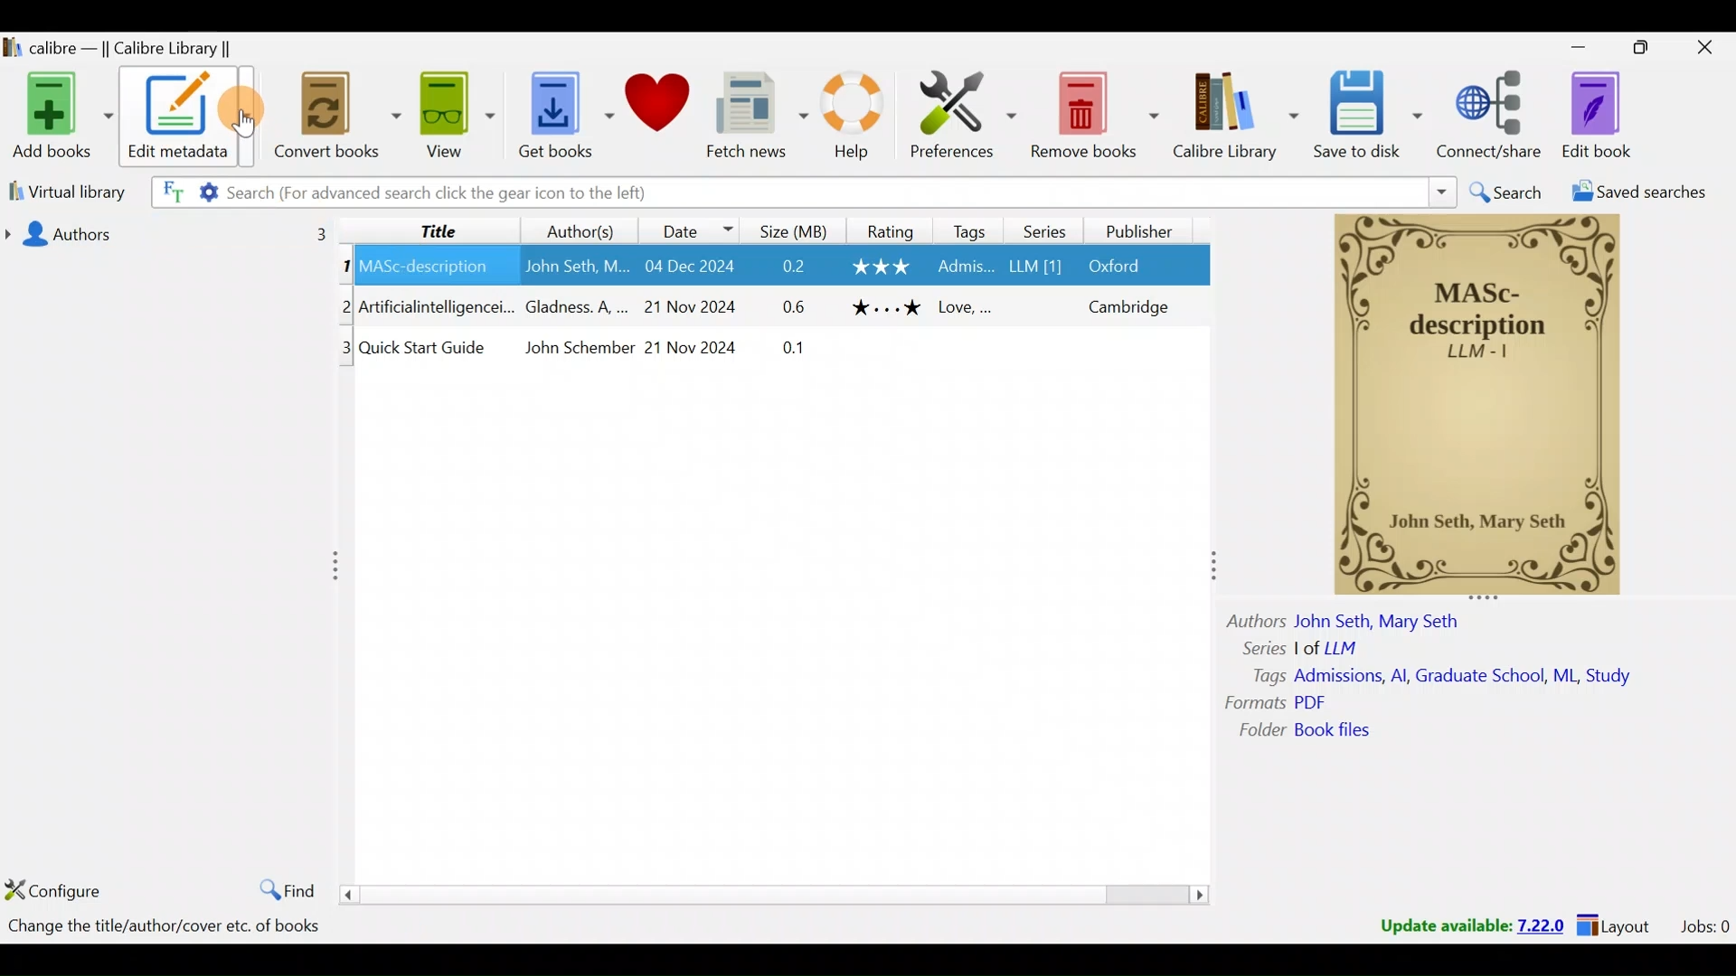  I want to click on , so click(700, 267).